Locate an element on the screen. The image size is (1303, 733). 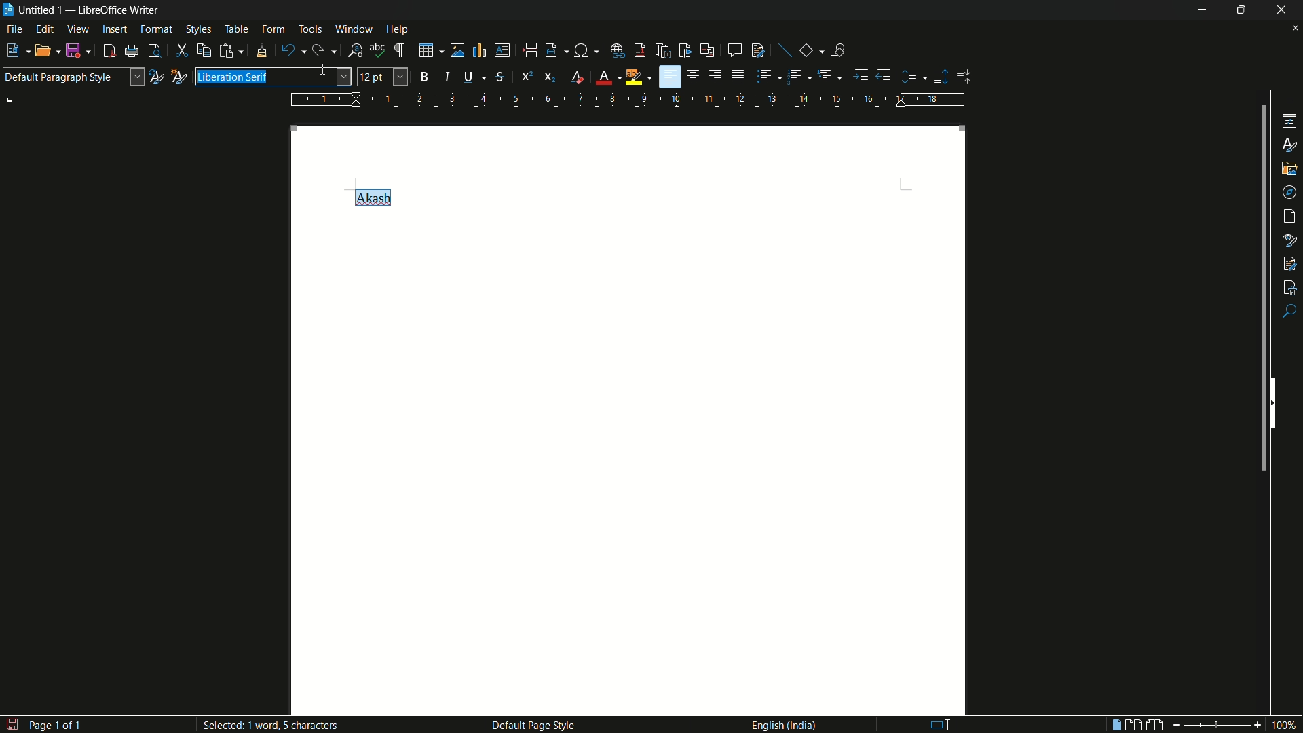
insert footnote is located at coordinates (641, 50).